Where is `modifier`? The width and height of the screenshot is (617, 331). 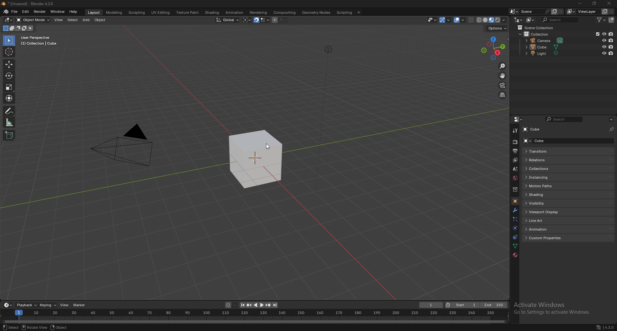 modifier is located at coordinates (515, 210).